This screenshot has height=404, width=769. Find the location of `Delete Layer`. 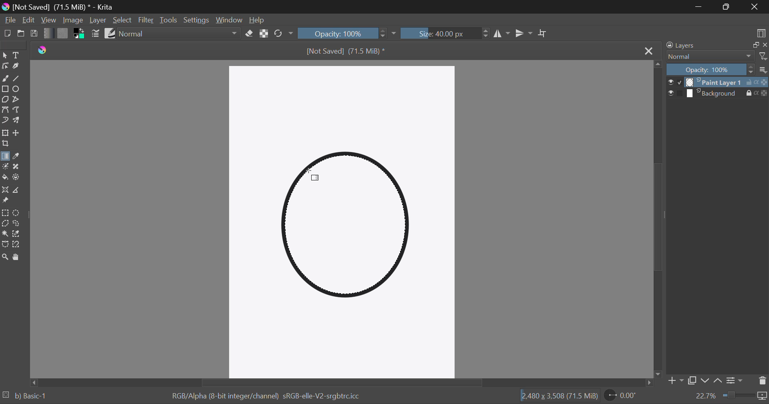

Delete Layer is located at coordinates (762, 382).